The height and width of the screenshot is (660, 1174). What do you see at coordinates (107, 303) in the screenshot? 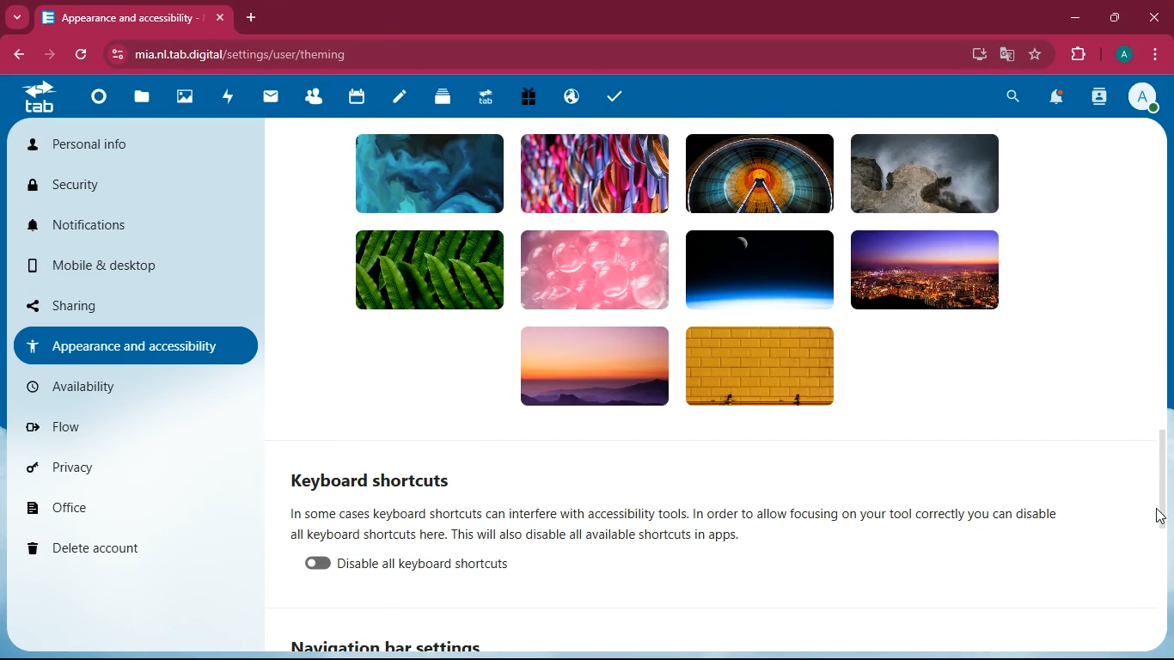
I see `sharing` at bounding box center [107, 303].